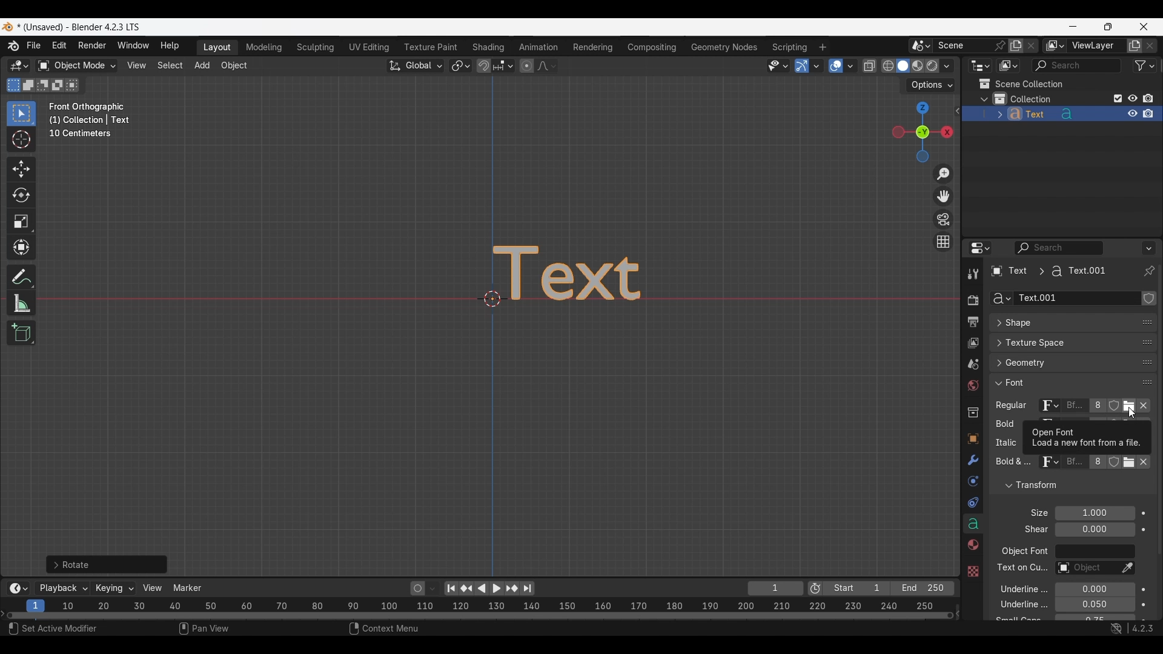 The height and width of the screenshot is (654, 1163). What do you see at coordinates (972, 570) in the screenshot?
I see `` at bounding box center [972, 570].